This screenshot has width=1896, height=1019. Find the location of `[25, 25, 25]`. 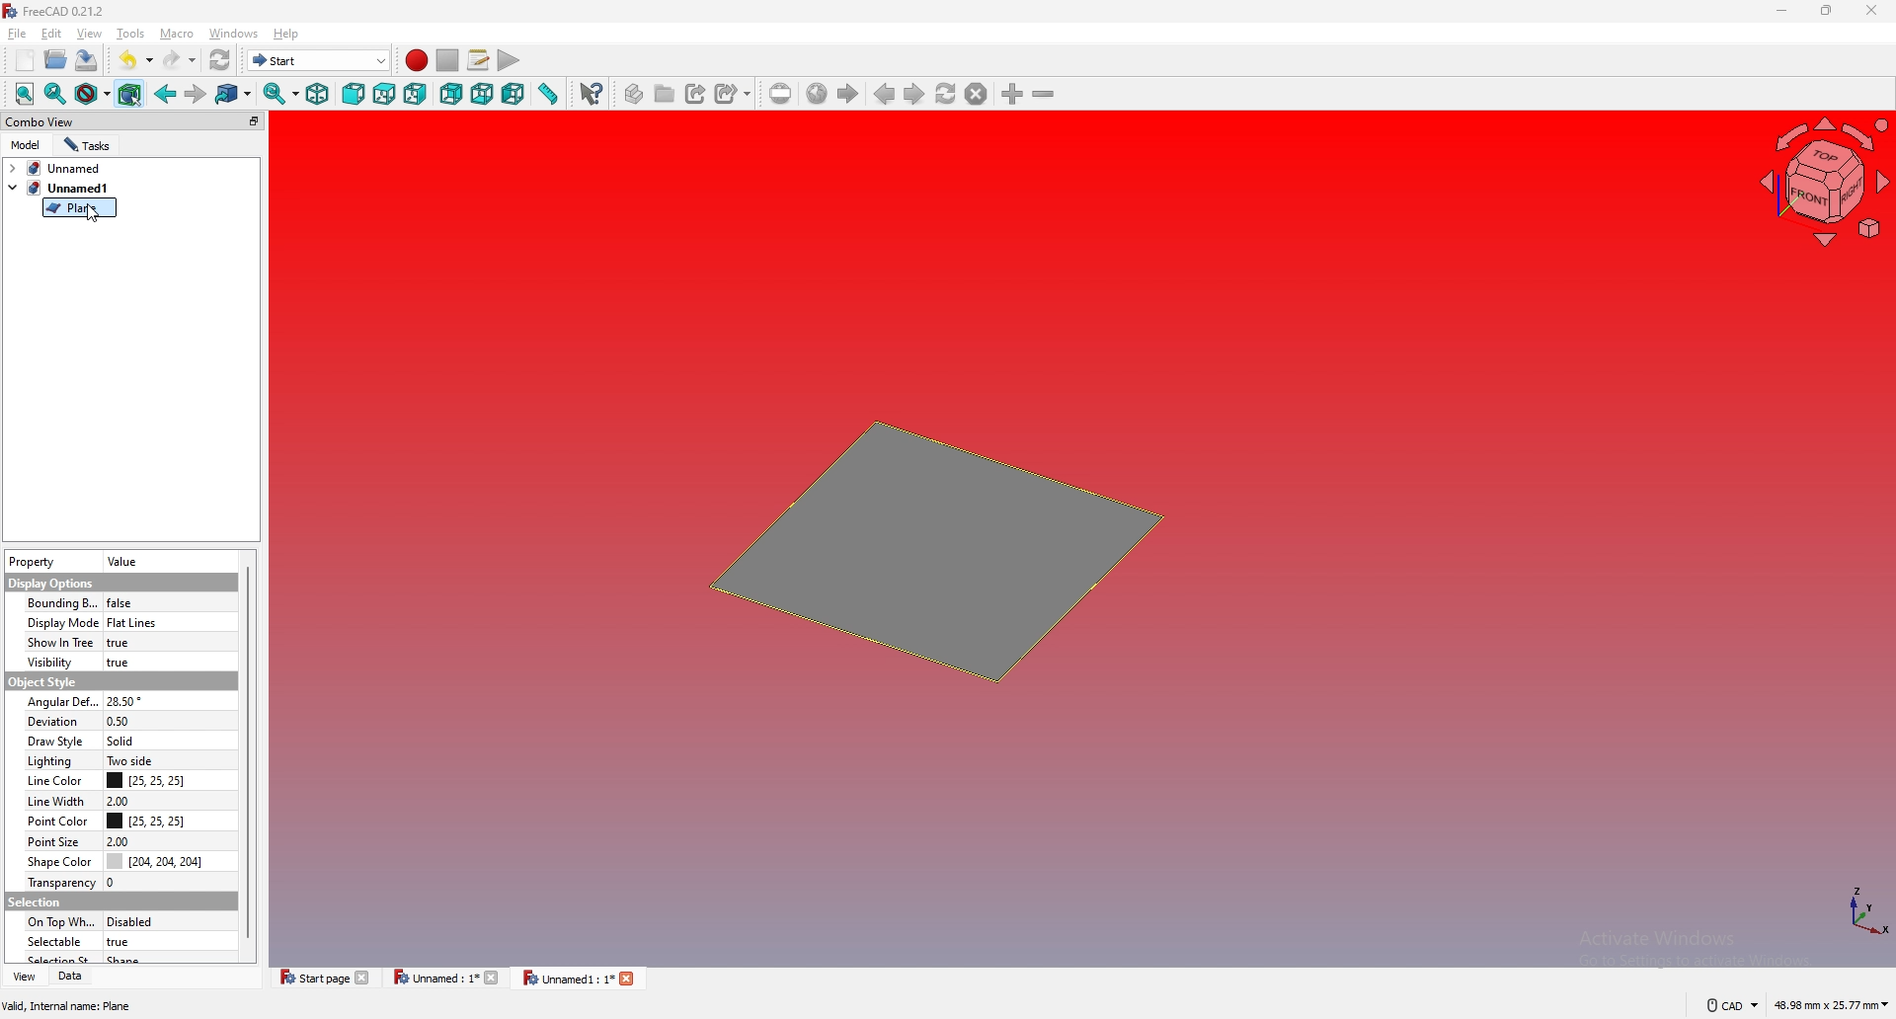

[25, 25, 25] is located at coordinates (151, 821).